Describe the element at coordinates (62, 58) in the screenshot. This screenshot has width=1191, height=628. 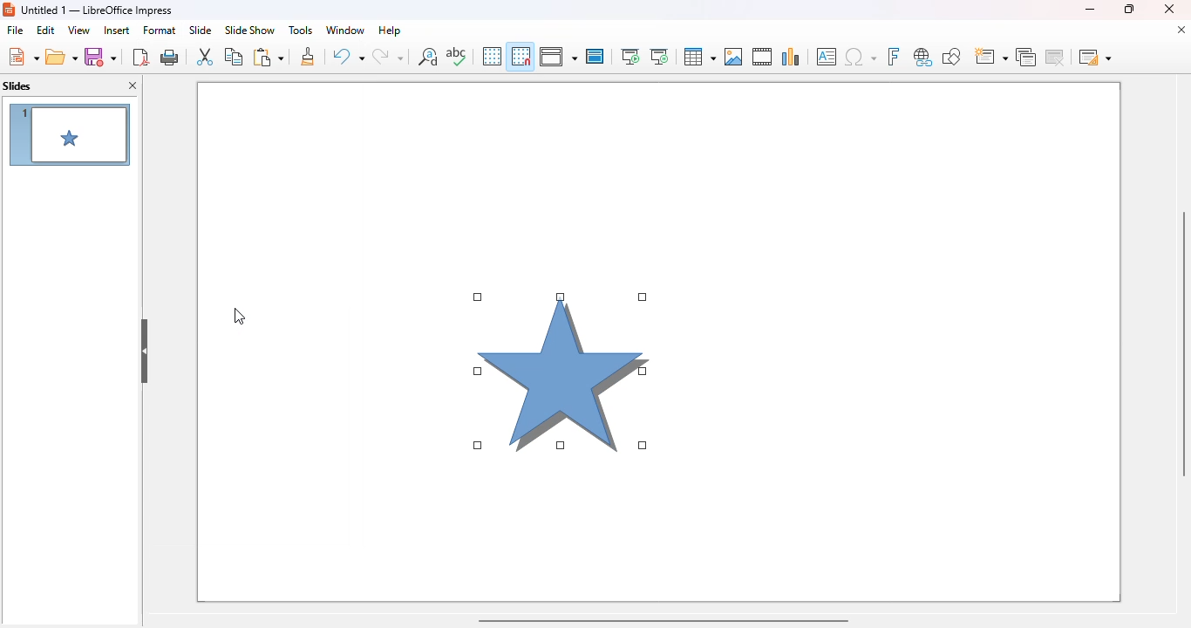
I see `open` at that location.